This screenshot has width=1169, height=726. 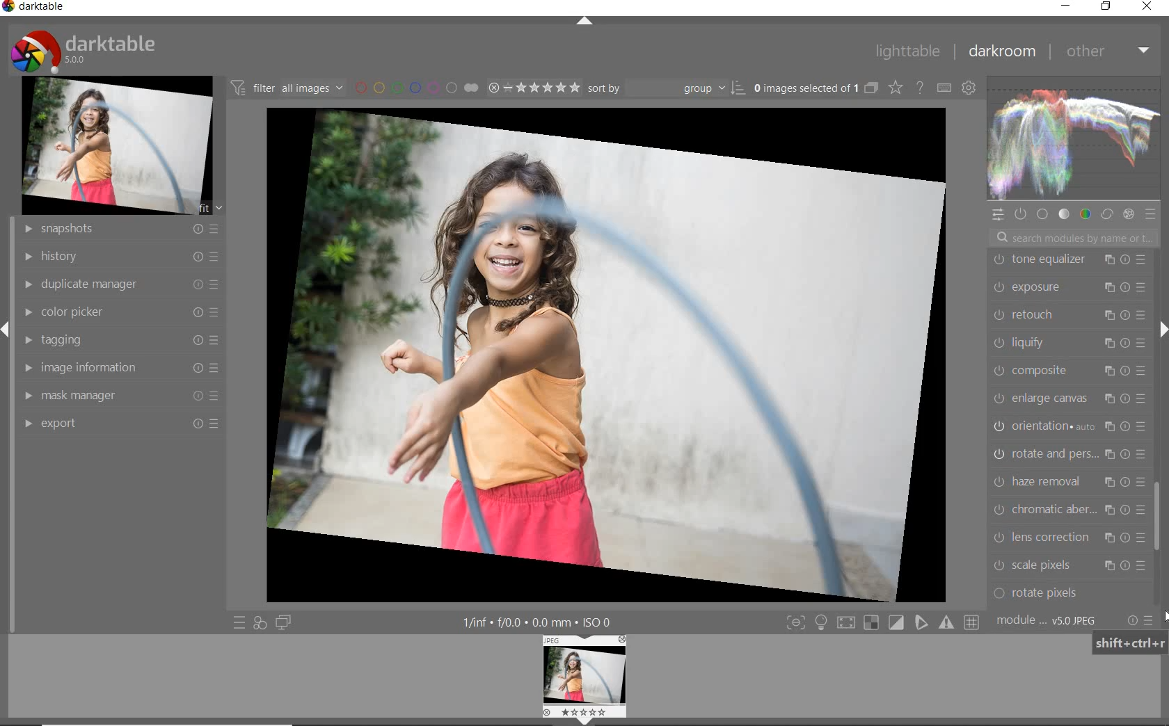 What do you see at coordinates (583, 22) in the screenshot?
I see `expand/collapse` at bounding box center [583, 22].